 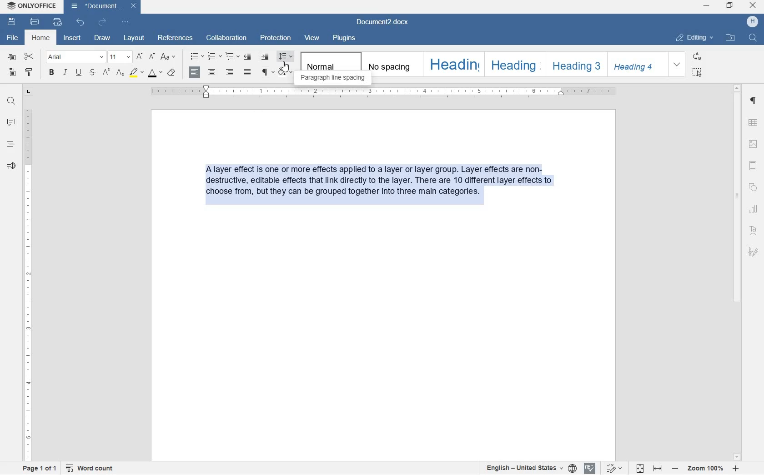 I want to click on page 1 of 1, so click(x=40, y=469).